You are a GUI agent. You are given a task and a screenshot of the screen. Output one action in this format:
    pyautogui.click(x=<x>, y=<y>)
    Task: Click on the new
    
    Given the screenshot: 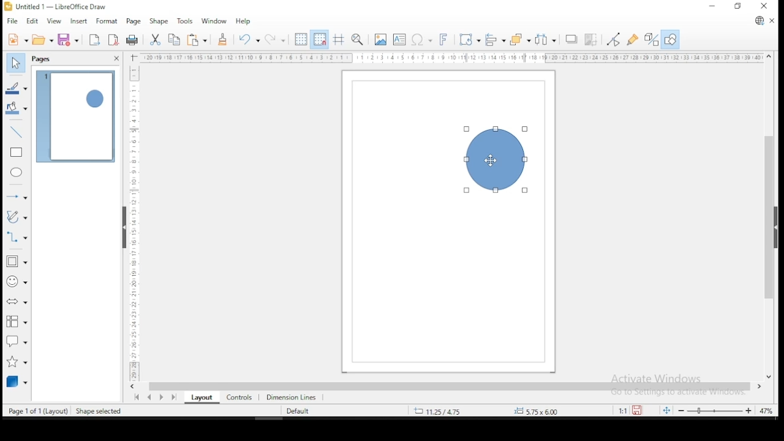 What is the action you would take?
    pyautogui.click(x=17, y=39)
    